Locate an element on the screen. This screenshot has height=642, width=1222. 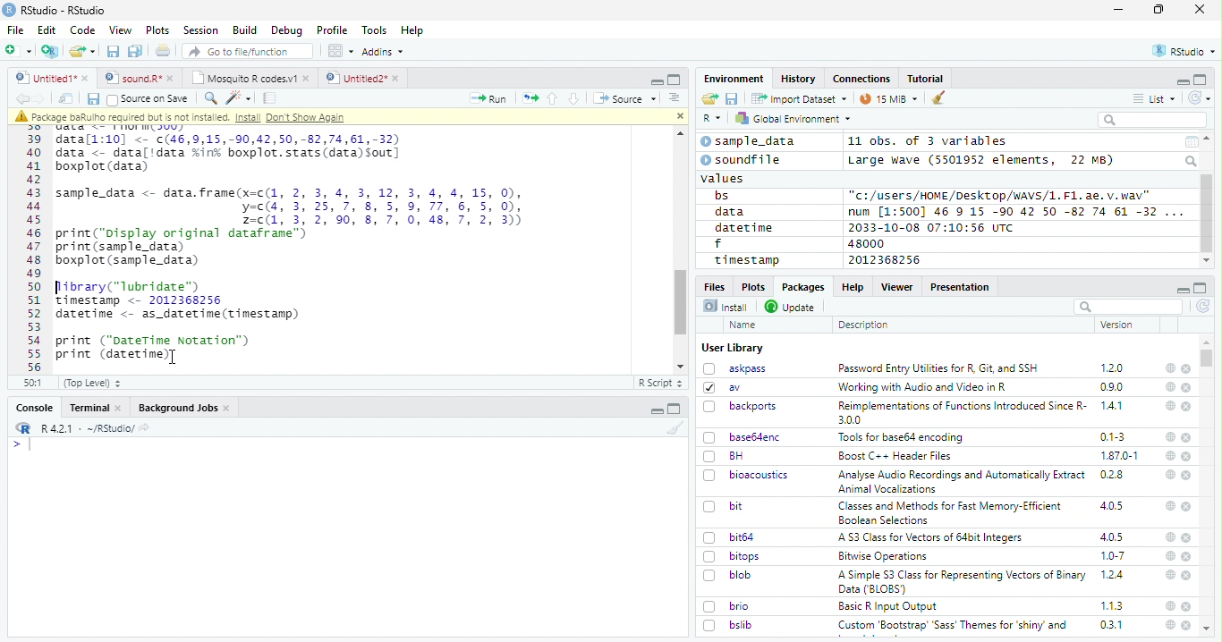
bslib is located at coordinates (728, 624).